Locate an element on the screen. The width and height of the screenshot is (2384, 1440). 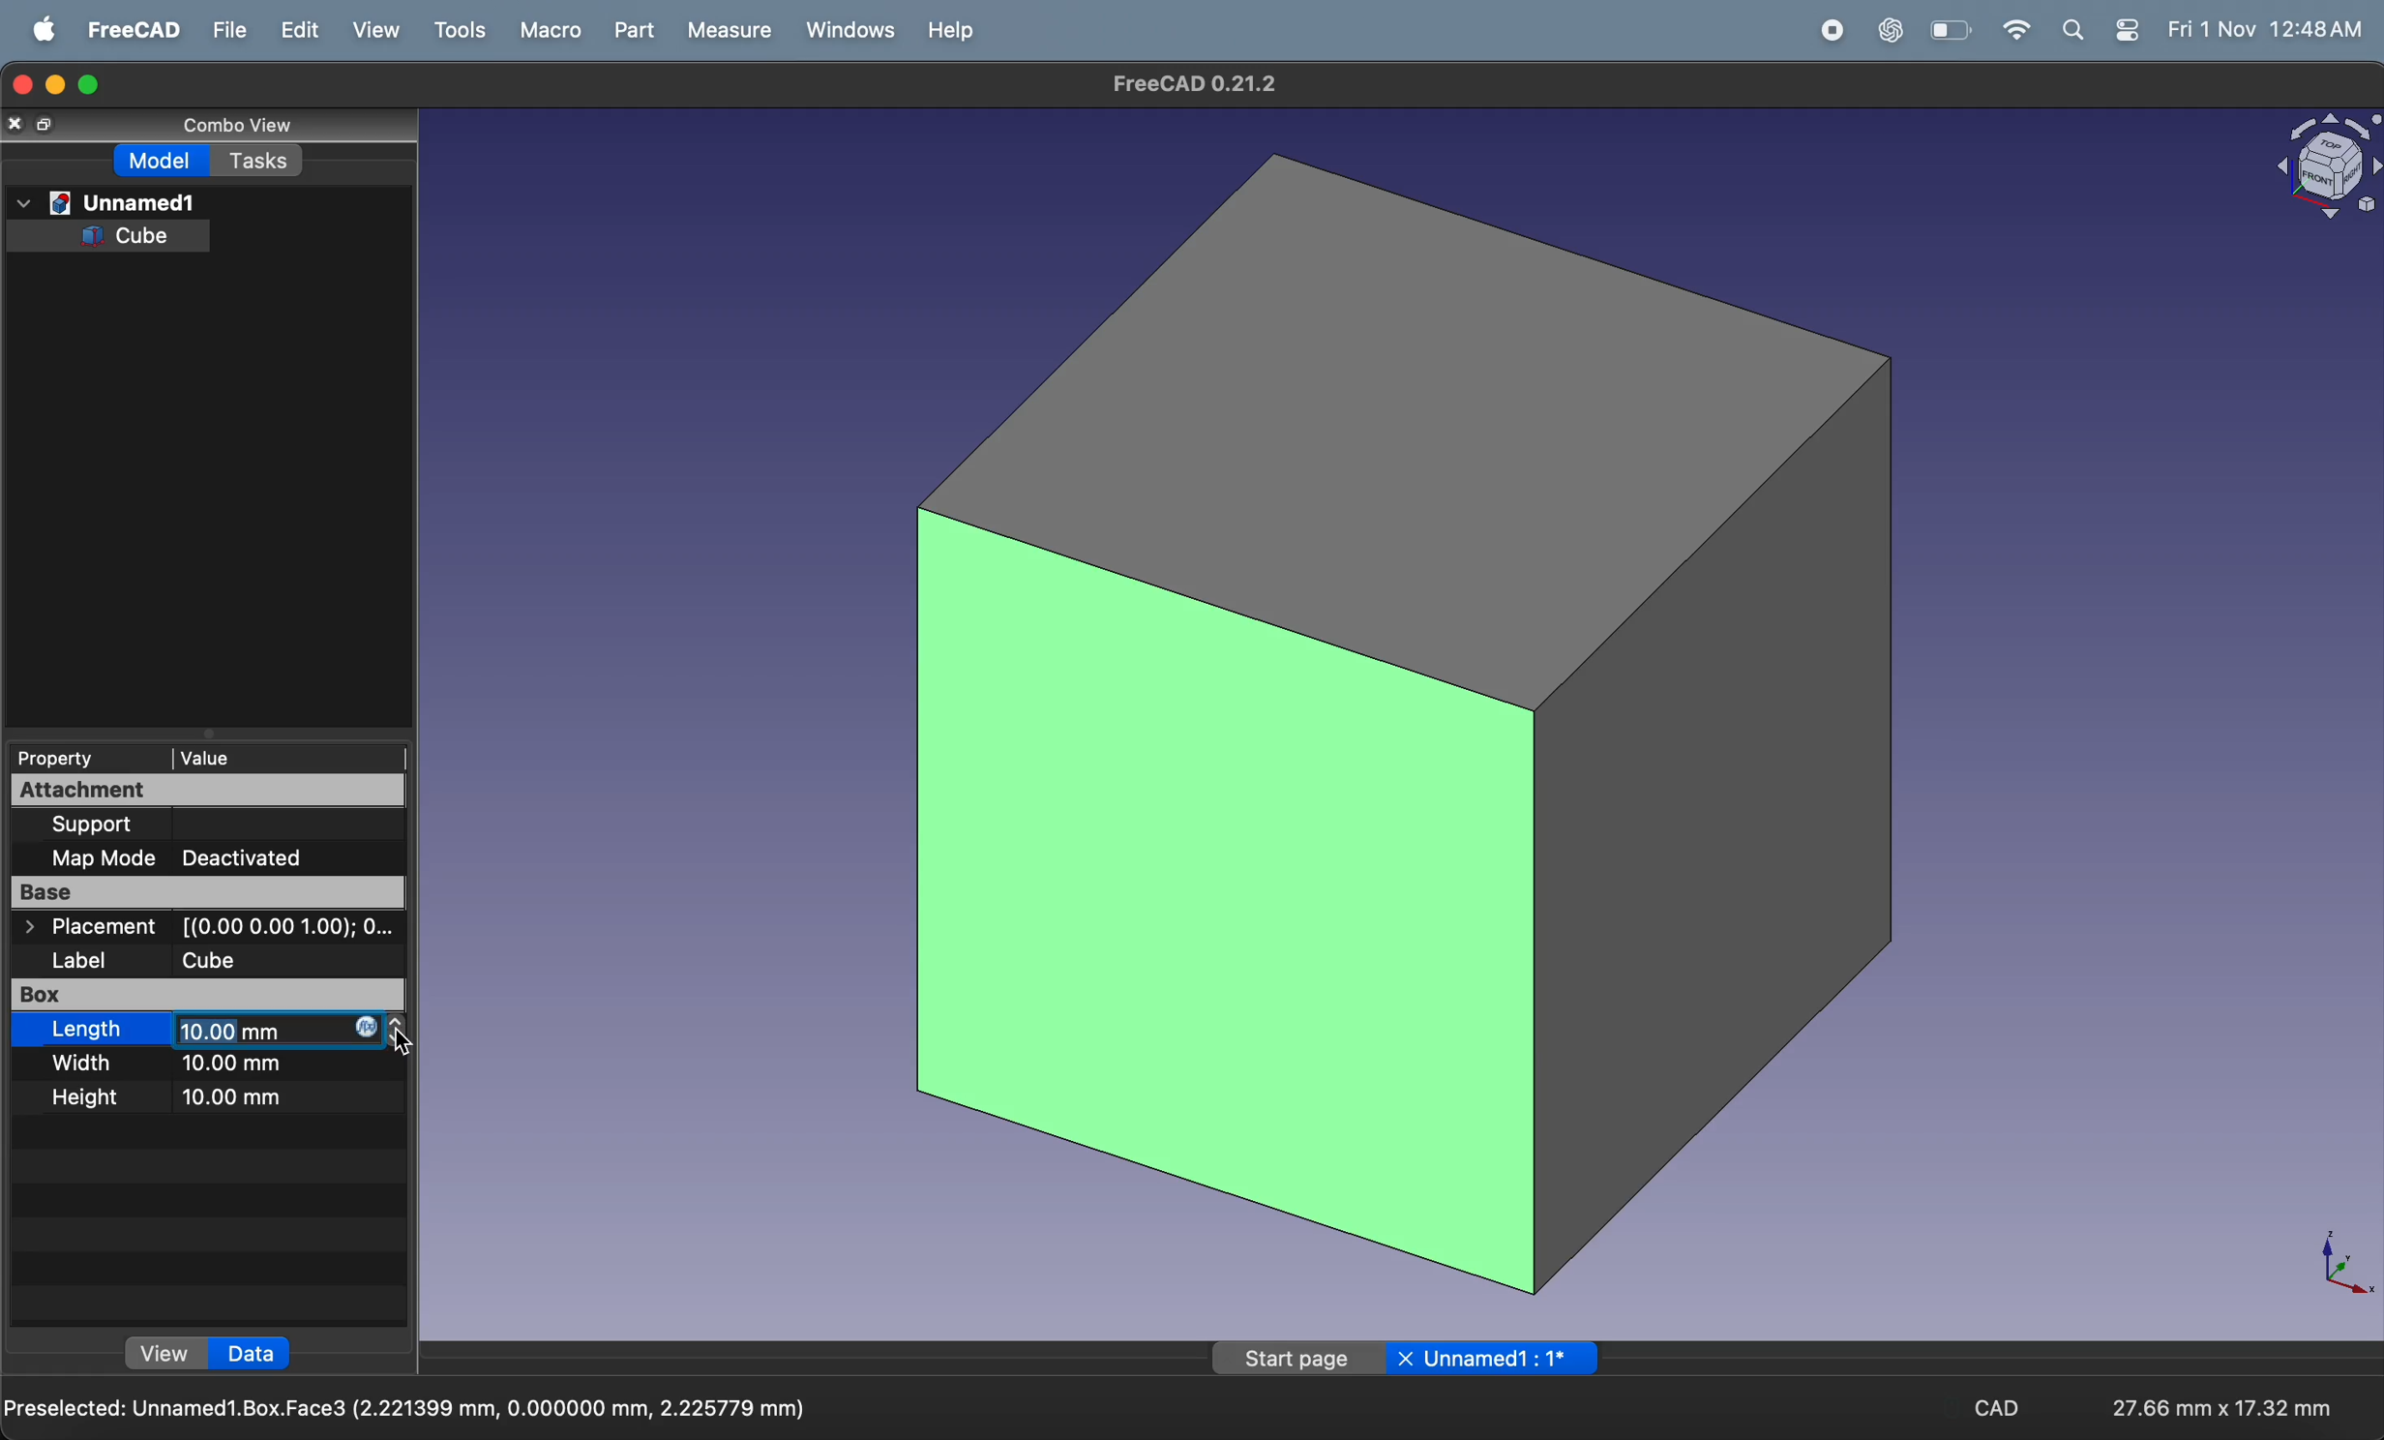
27.66 mm x 17.32 mm is located at coordinates (2225, 1408).